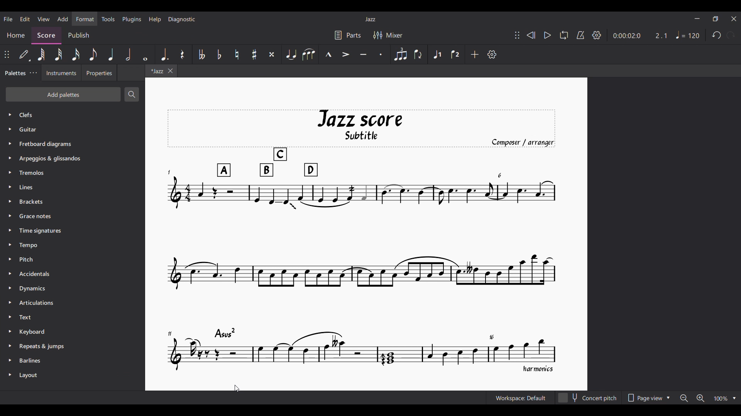 Image resolution: width=741 pixels, height=416 pixels. What do you see at coordinates (42, 231) in the screenshot?
I see `Time` at bounding box center [42, 231].